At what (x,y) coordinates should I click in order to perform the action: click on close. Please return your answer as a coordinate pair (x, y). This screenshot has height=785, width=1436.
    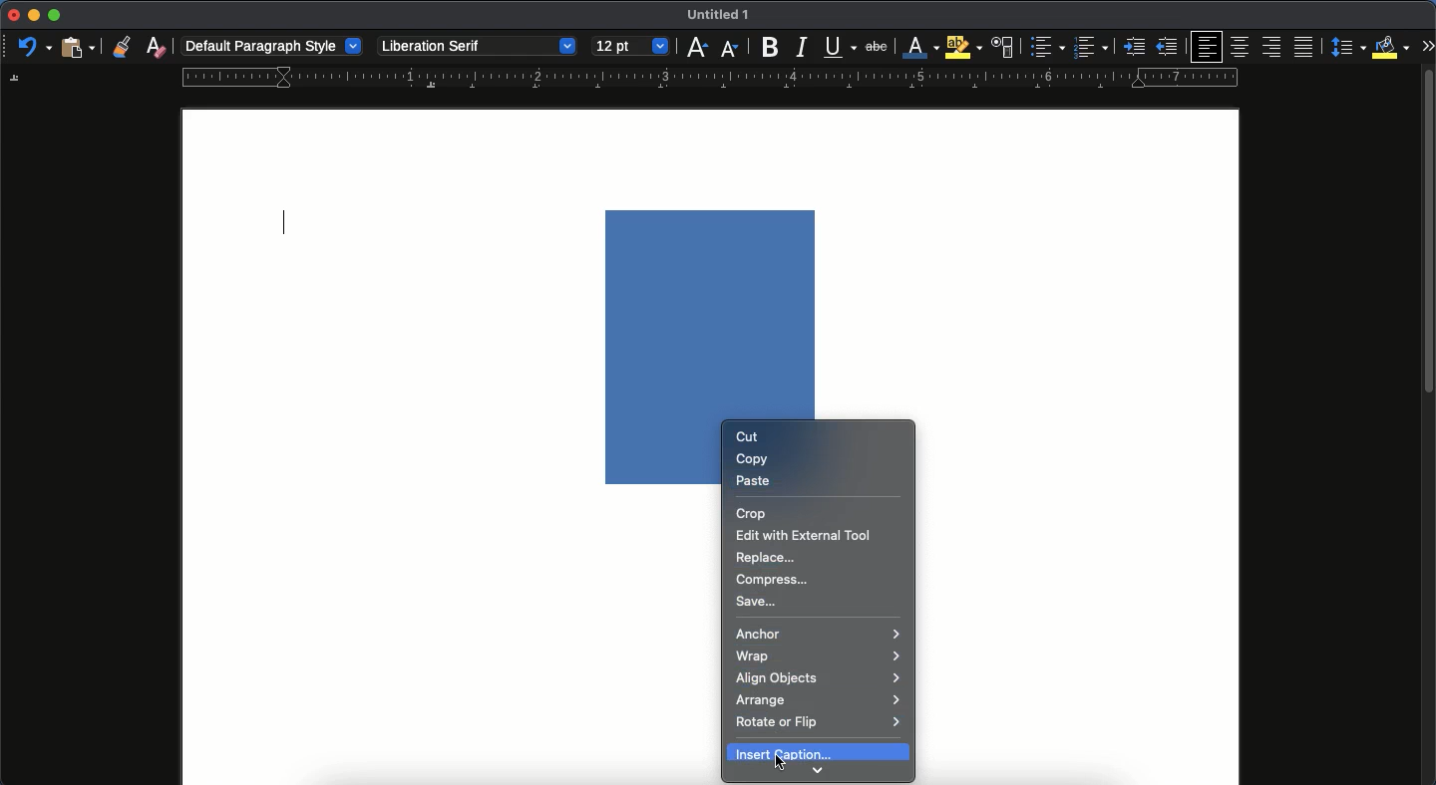
    Looking at the image, I should click on (12, 16).